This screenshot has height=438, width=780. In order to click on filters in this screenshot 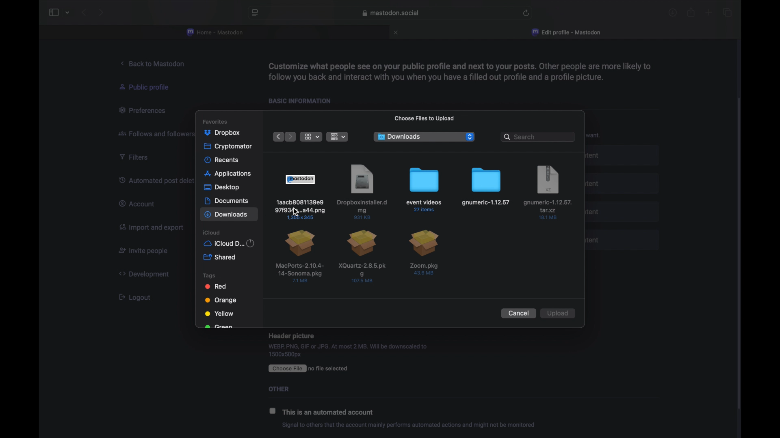, I will do `click(137, 157)`.